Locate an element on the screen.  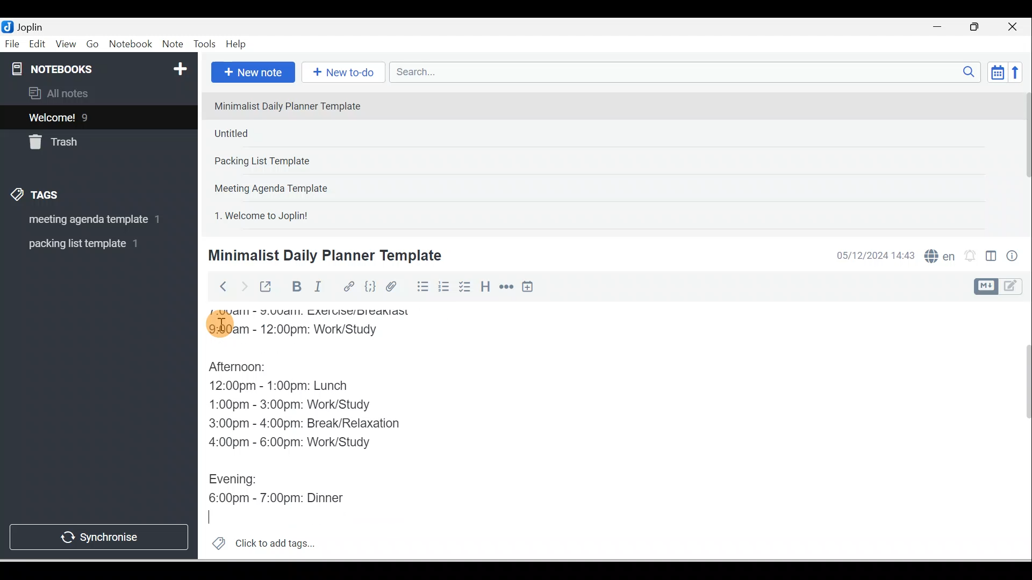
Edit is located at coordinates (38, 45).